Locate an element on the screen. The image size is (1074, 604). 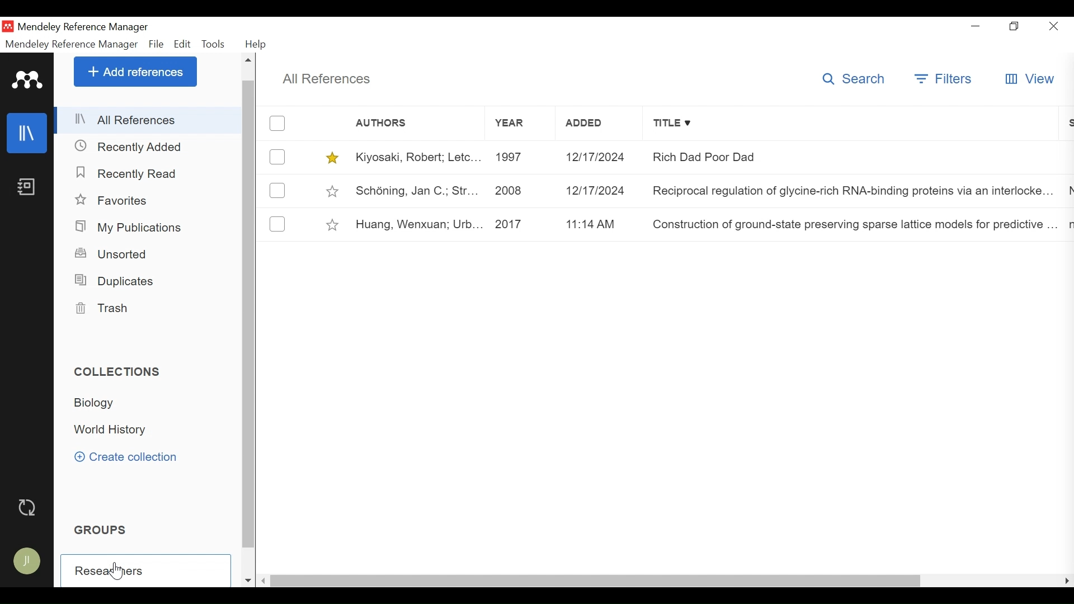
Close is located at coordinates (1054, 26).